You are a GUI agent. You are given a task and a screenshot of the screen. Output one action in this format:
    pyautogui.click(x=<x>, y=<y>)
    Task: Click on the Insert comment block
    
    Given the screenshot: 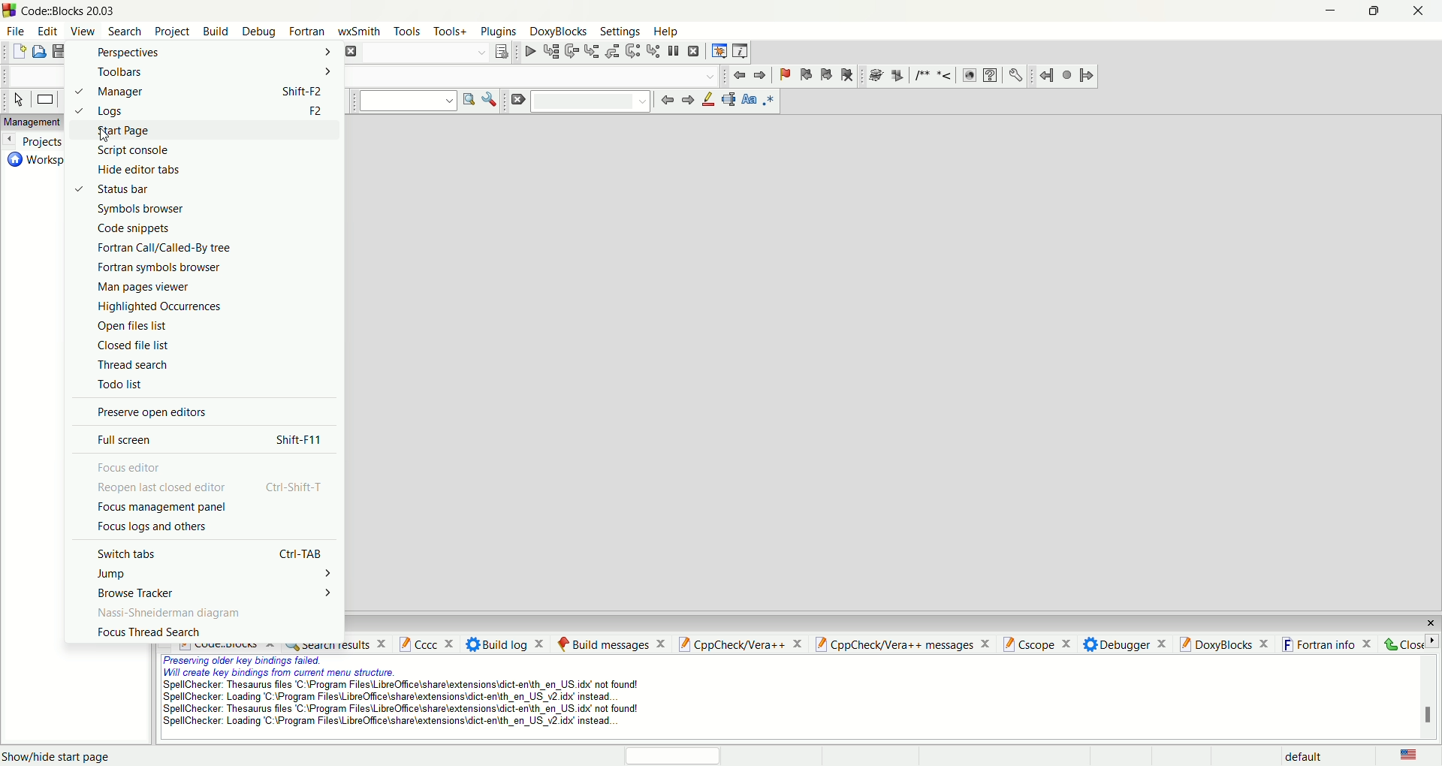 What is the action you would take?
    pyautogui.click(x=920, y=74)
    